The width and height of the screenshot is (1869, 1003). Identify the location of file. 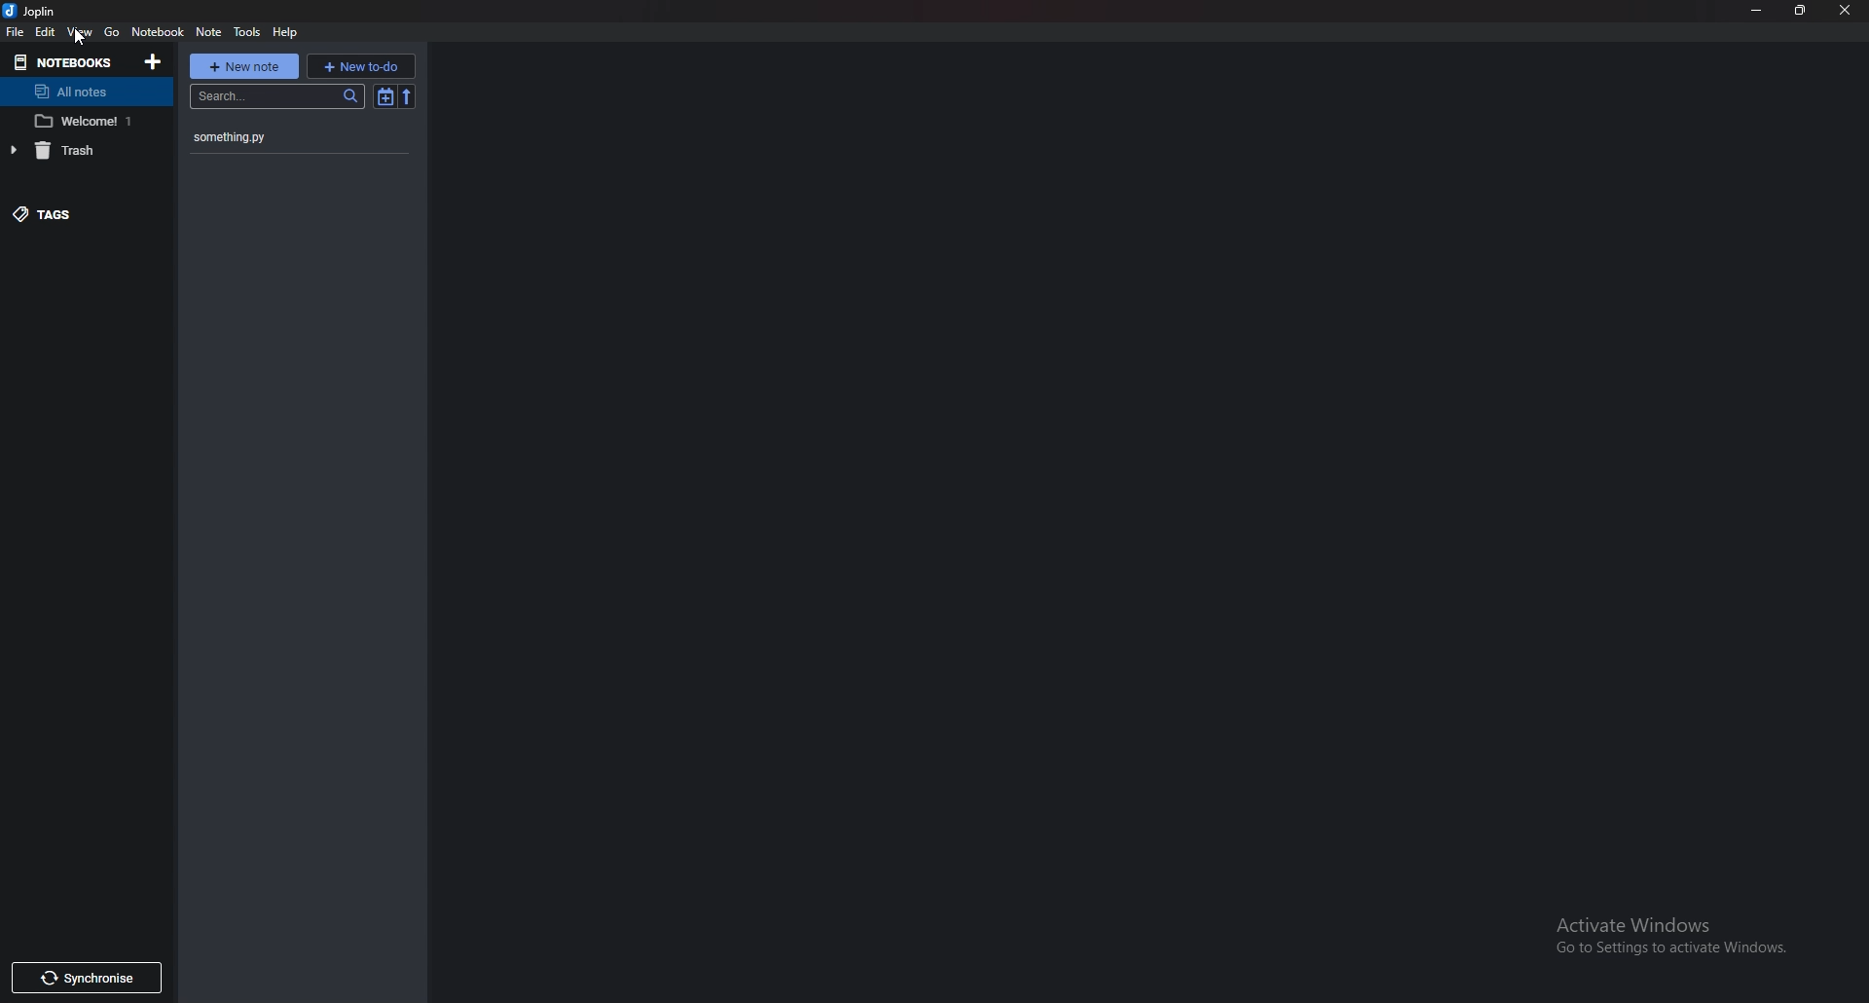
(18, 32).